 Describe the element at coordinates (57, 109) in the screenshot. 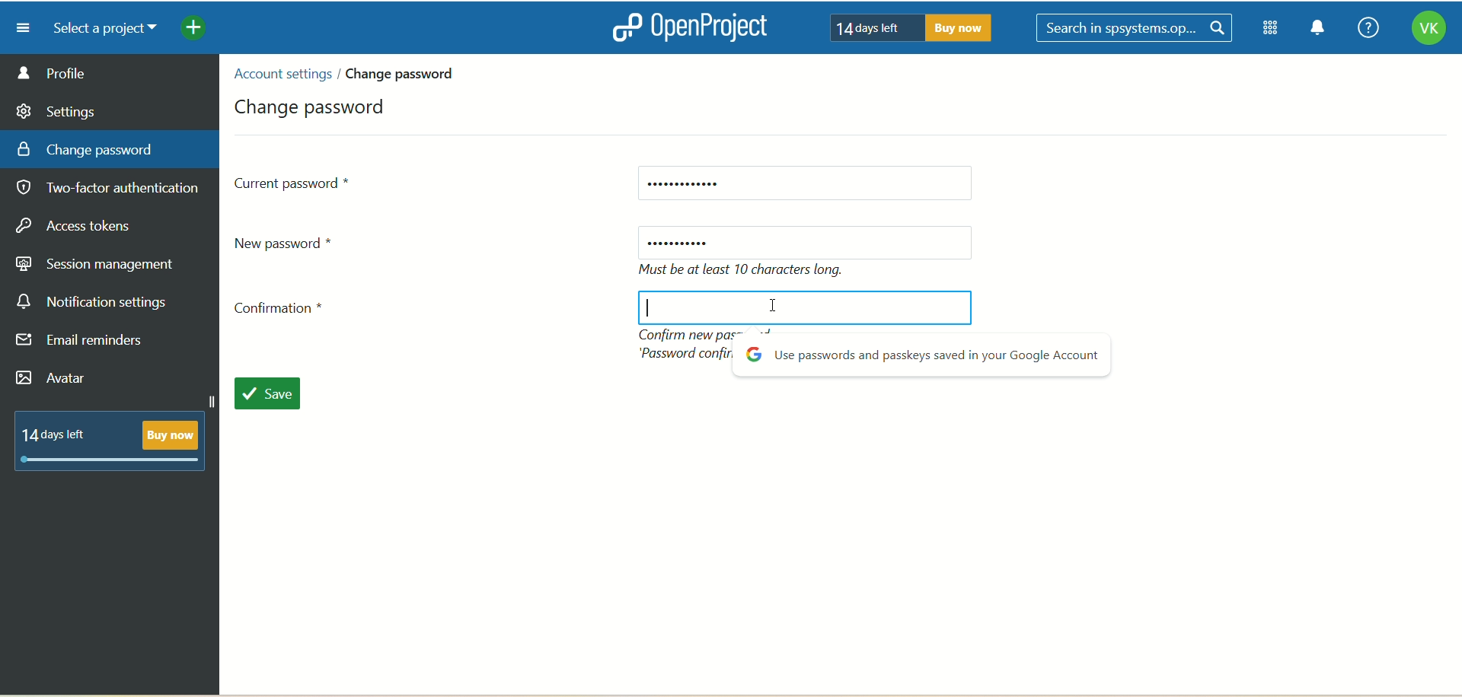

I see `settings` at that location.